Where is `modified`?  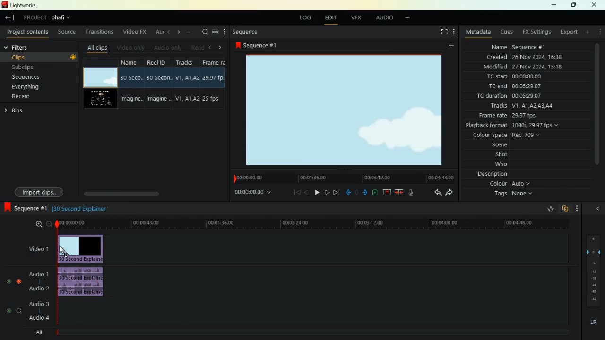
modified is located at coordinates (521, 67).